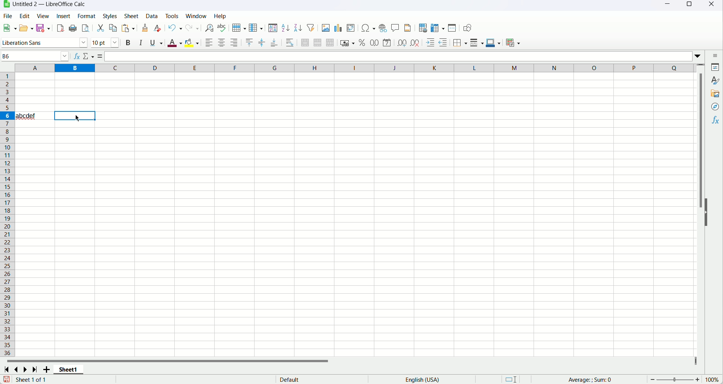  I want to click on add new sheet, so click(46, 369).